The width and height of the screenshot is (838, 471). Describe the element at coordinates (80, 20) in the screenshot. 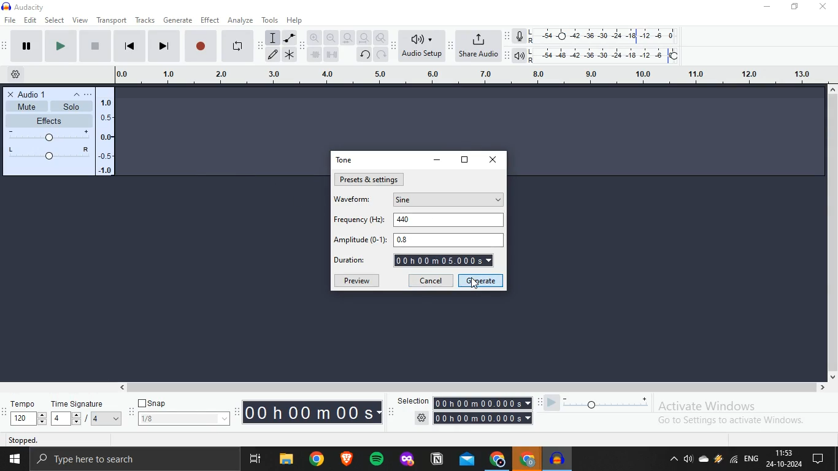

I see `View` at that location.